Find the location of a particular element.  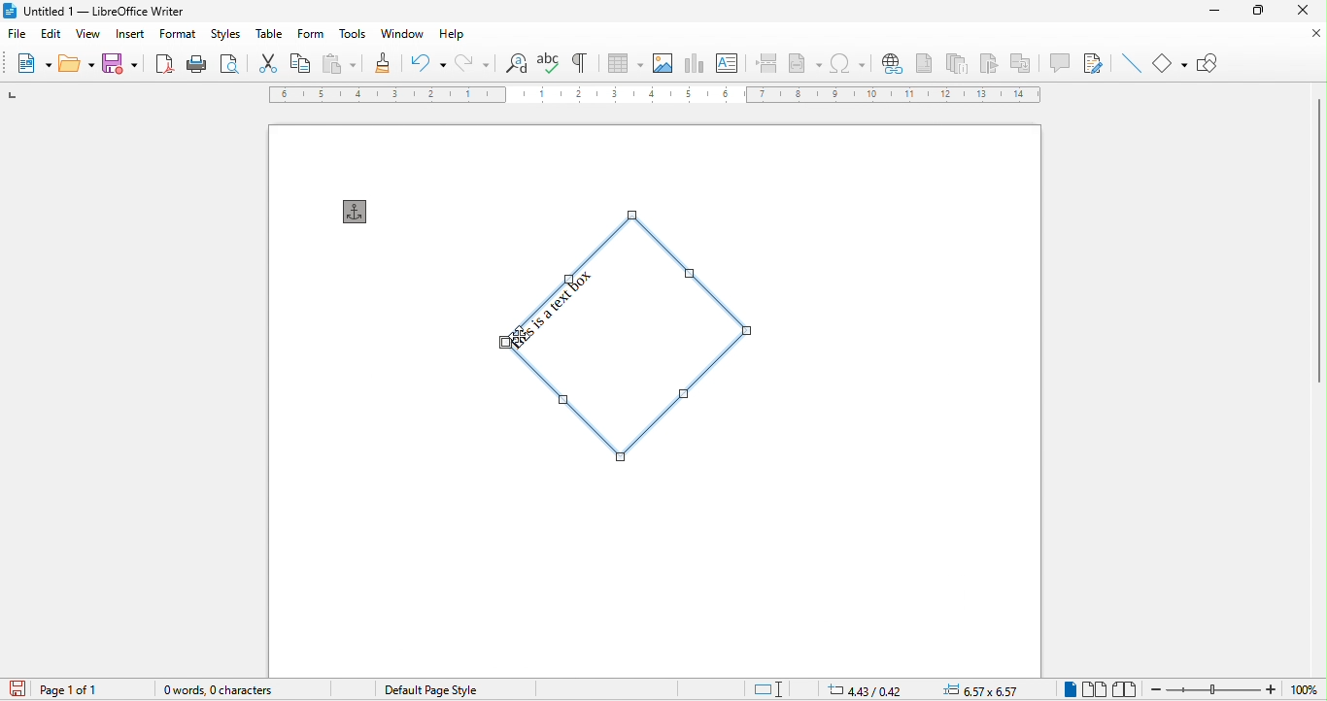

table is located at coordinates (625, 63).